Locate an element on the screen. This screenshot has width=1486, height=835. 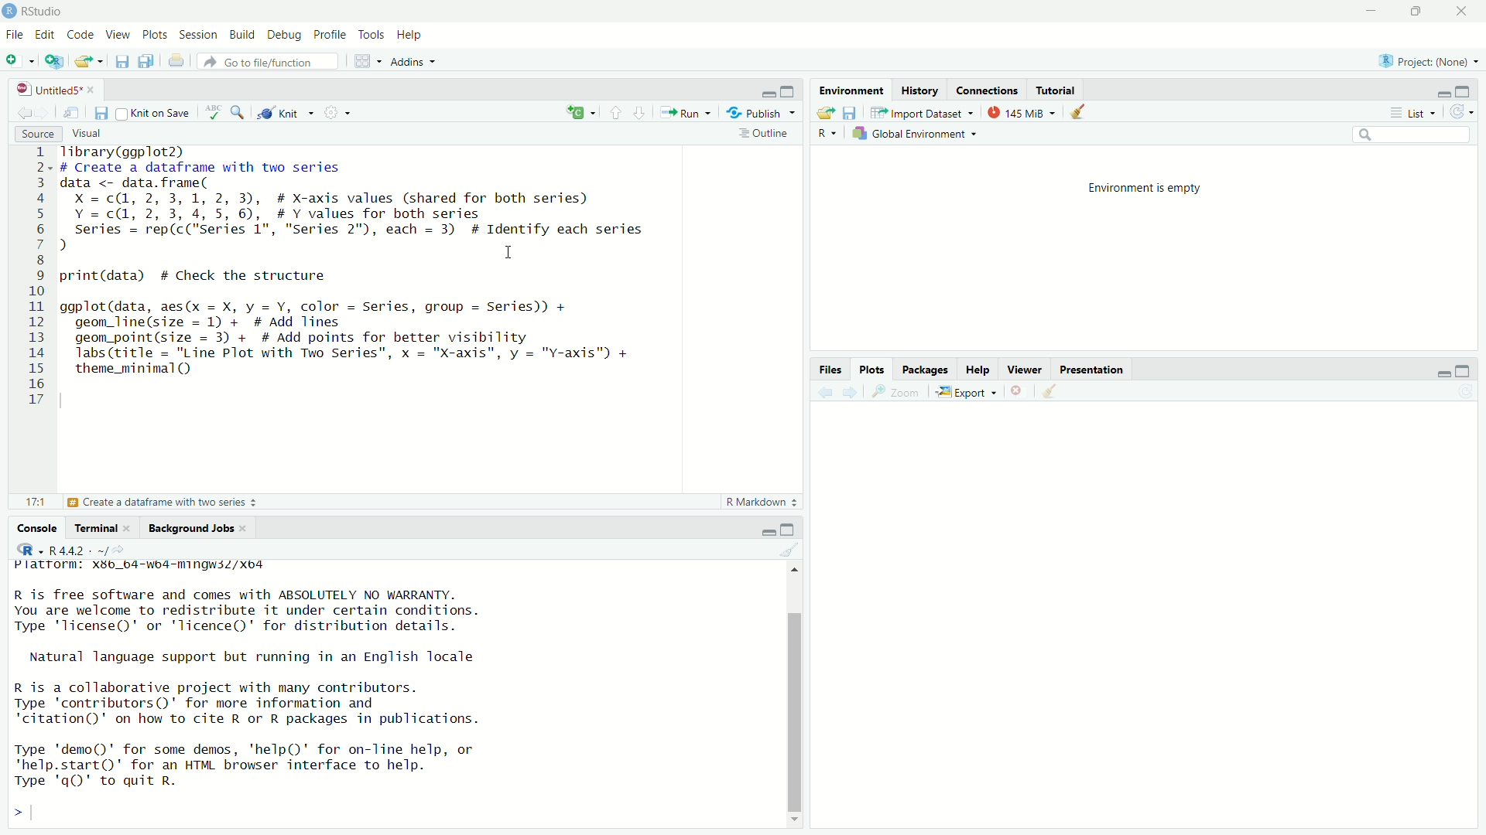
Create a project is located at coordinates (54, 61).